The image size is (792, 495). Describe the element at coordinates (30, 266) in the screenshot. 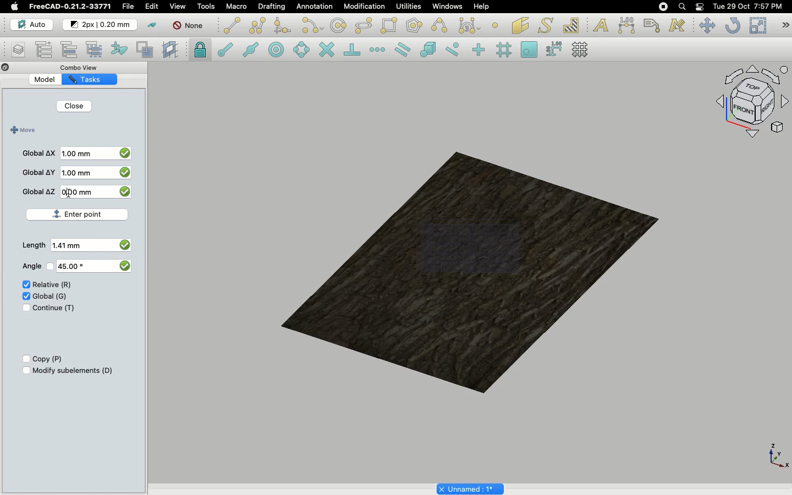

I see `Angle` at that location.